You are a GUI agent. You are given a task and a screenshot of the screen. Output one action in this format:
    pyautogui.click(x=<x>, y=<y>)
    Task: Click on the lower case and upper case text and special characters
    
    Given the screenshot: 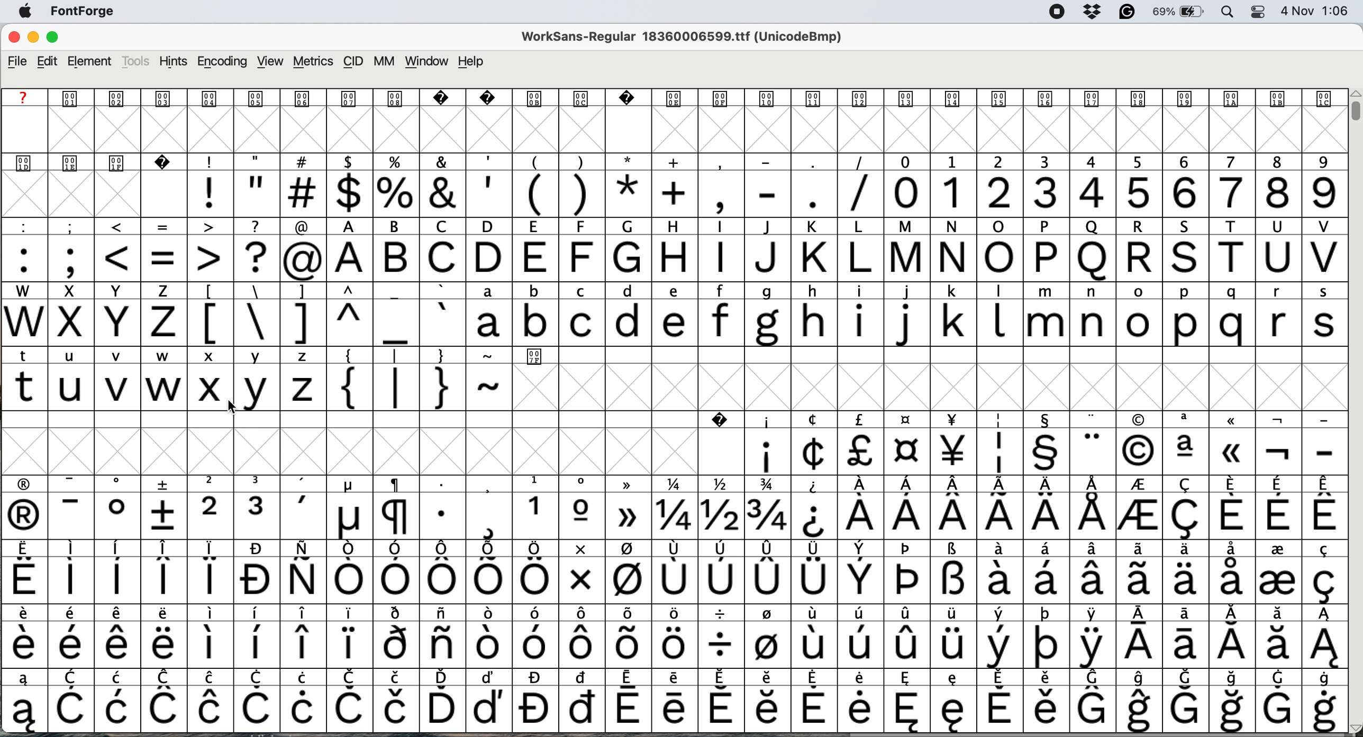 What is the action you would take?
    pyautogui.click(x=676, y=289)
    